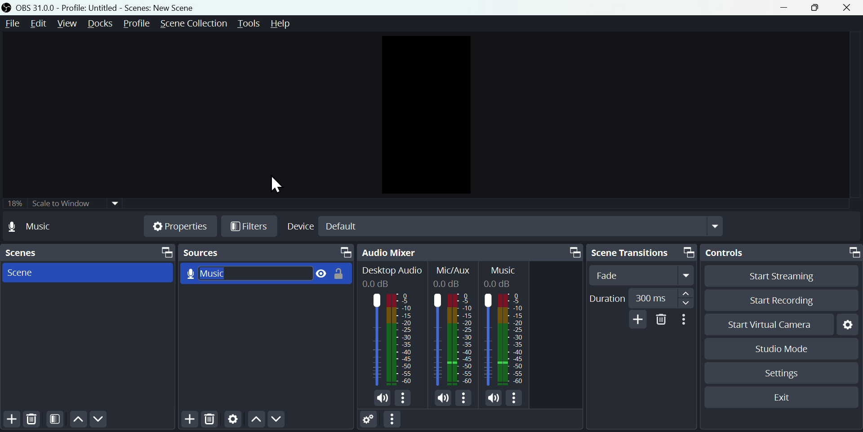 Image resolution: width=863 pixels, height=432 pixels. Describe the element at coordinates (685, 320) in the screenshot. I see `More options` at that location.